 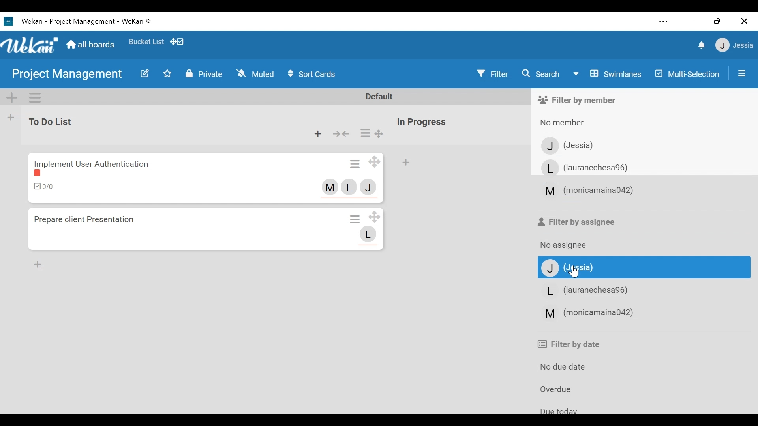 I want to click on Add Card Bottom of the list, so click(x=36, y=265).